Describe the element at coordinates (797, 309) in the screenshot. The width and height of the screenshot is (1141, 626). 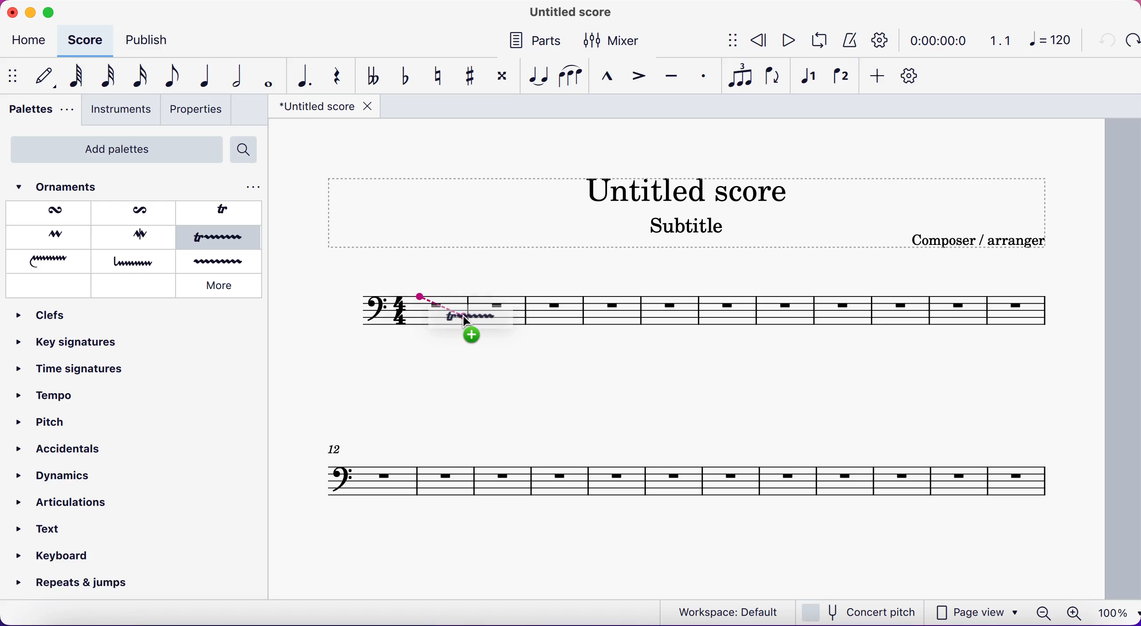
I see `score` at that location.